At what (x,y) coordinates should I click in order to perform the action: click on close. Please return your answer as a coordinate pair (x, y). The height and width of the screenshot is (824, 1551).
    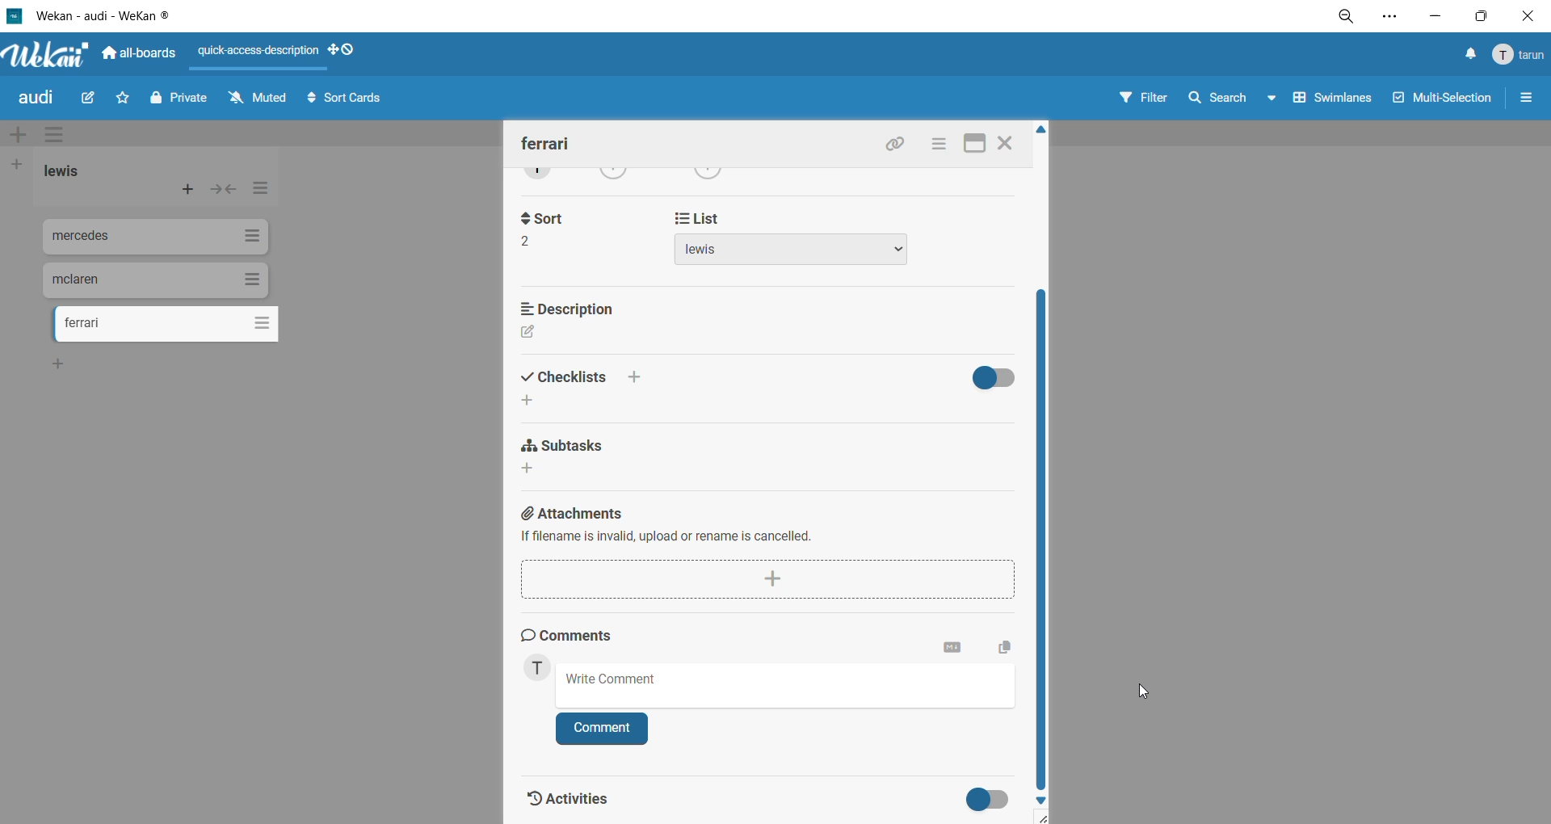
    Looking at the image, I should click on (1525, 15).